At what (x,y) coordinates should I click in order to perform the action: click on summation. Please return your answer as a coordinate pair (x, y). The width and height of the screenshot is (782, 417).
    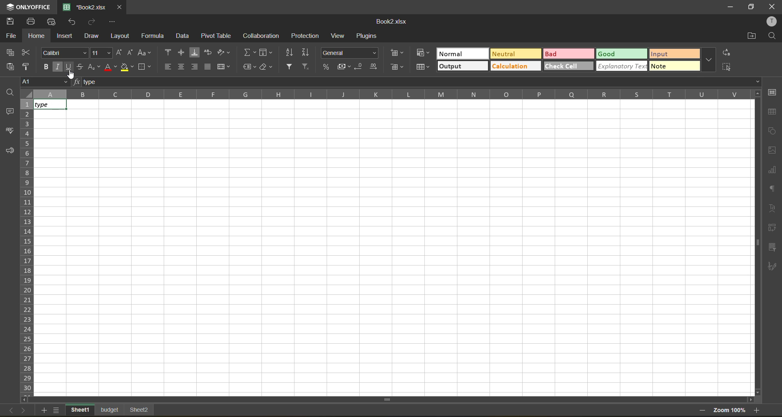
    Looking at the image, I should click on (247, 53).